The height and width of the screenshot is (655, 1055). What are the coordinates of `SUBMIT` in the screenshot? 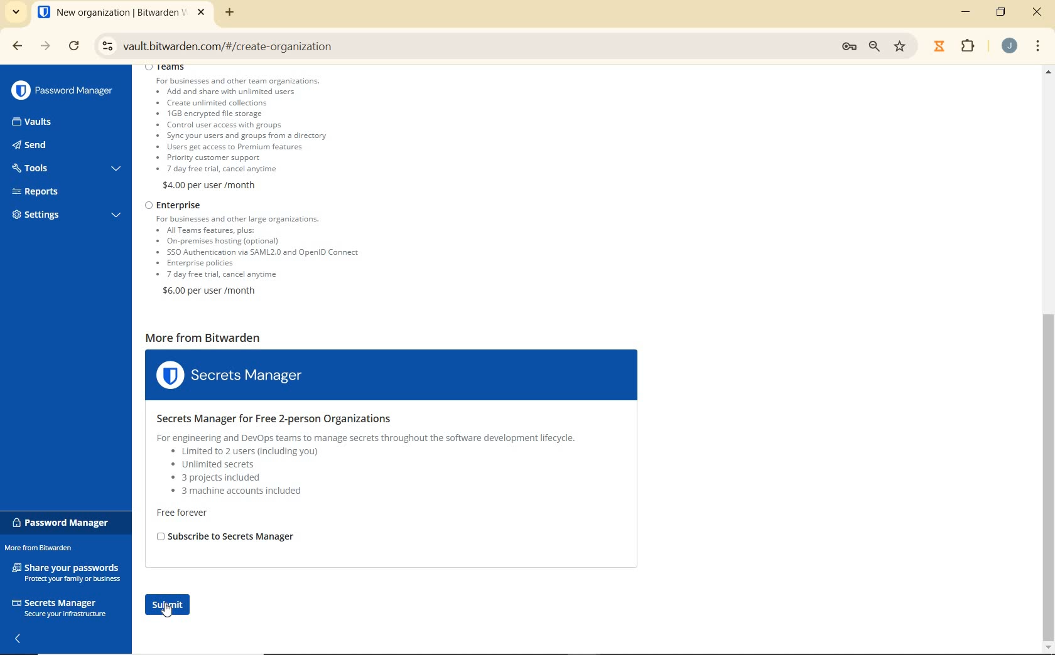 It's located at (175, 605).